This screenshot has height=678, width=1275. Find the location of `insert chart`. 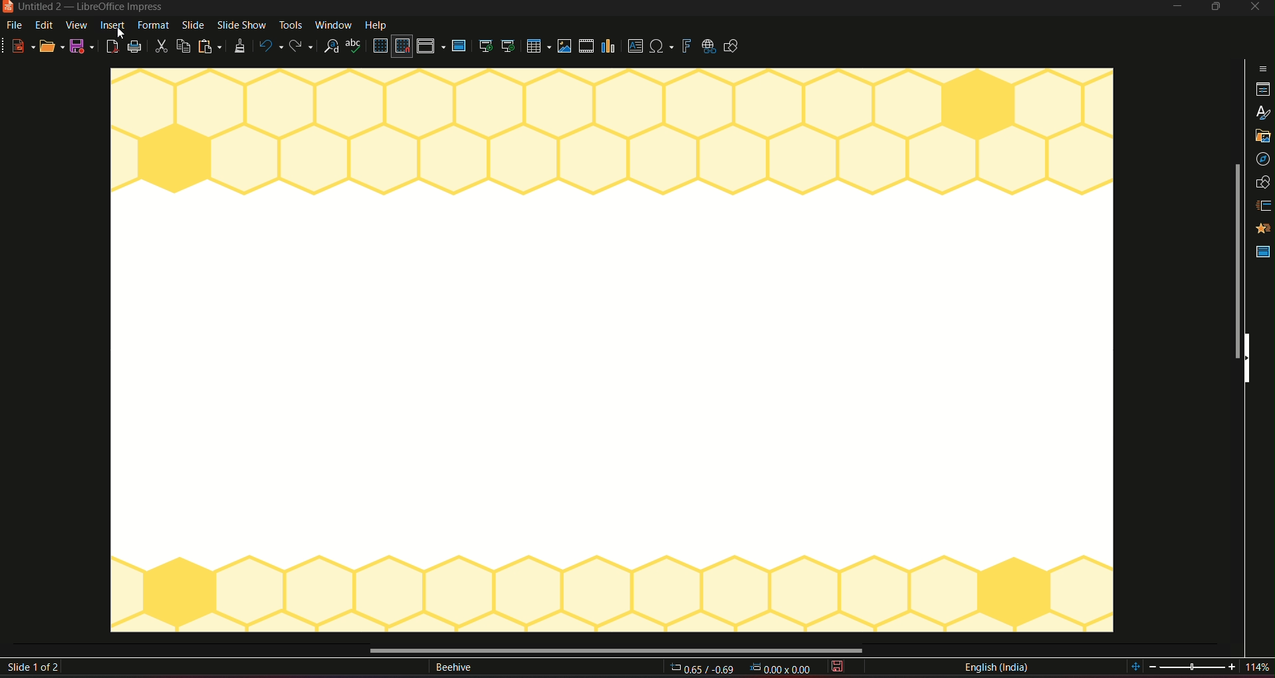

insert chart is located at coordinates (610, 45).